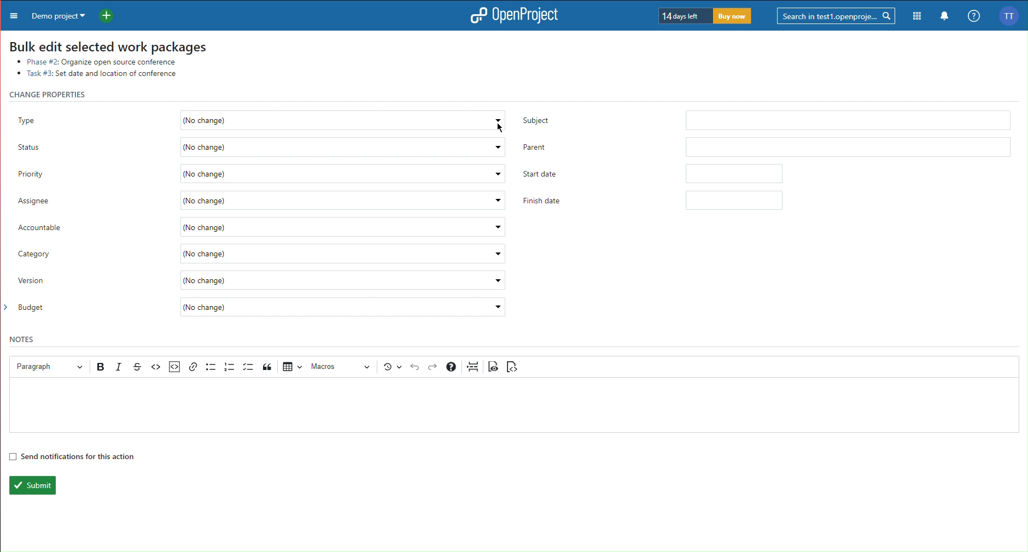  I want to click on Table, so click(291, 366).